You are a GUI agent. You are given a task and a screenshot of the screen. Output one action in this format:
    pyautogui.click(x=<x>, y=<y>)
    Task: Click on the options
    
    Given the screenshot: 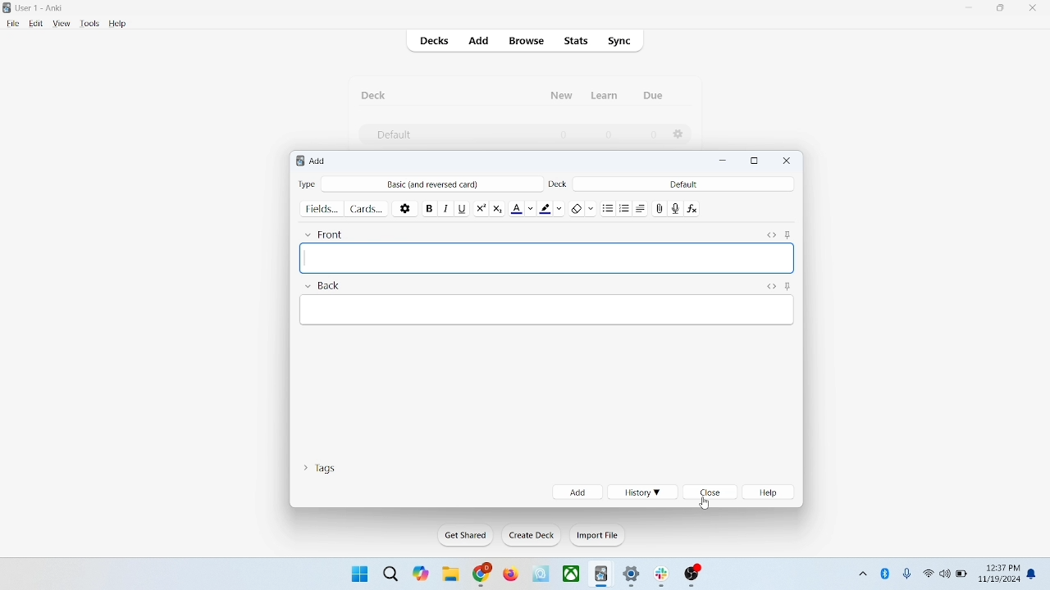 What is the action you would take?
    pyautogui.click(x=679, y=134)
    